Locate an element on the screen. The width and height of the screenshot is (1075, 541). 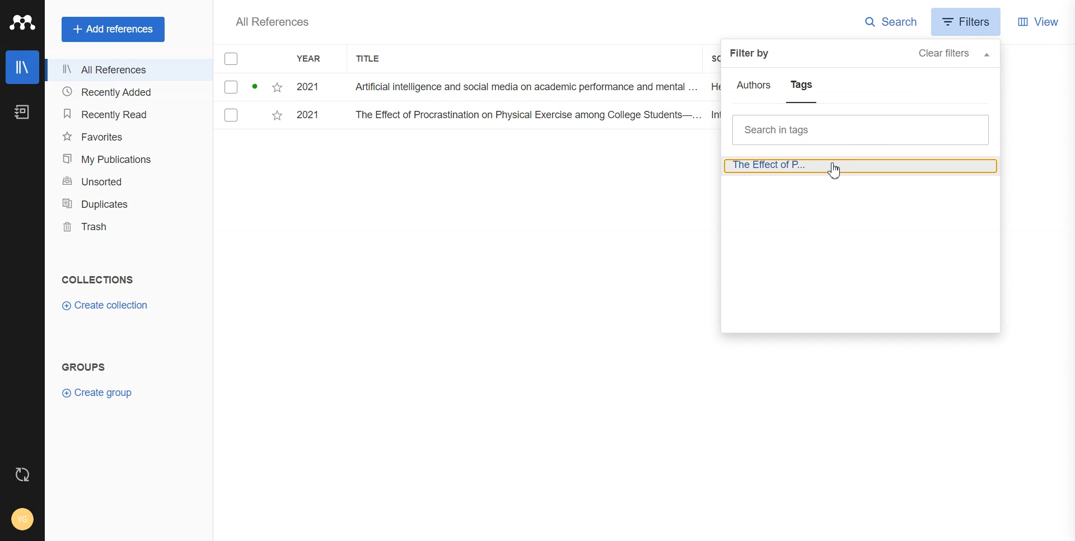
Starred is located at coordinates (278, 87).